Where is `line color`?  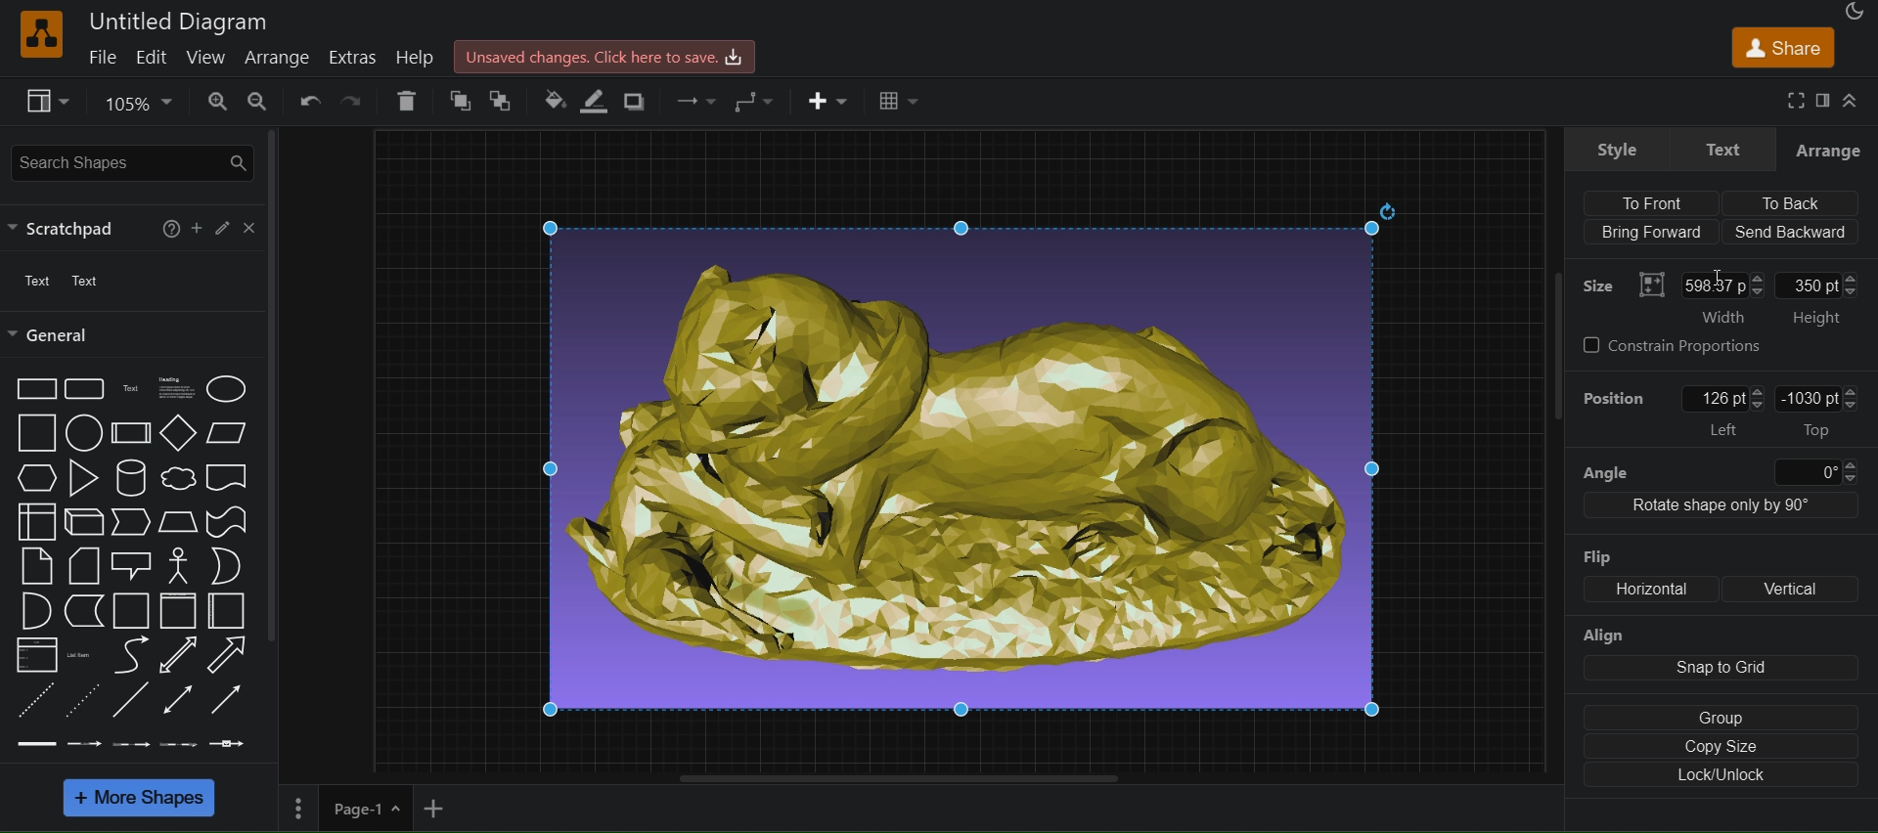
line color is located at coordinates (597, 103).